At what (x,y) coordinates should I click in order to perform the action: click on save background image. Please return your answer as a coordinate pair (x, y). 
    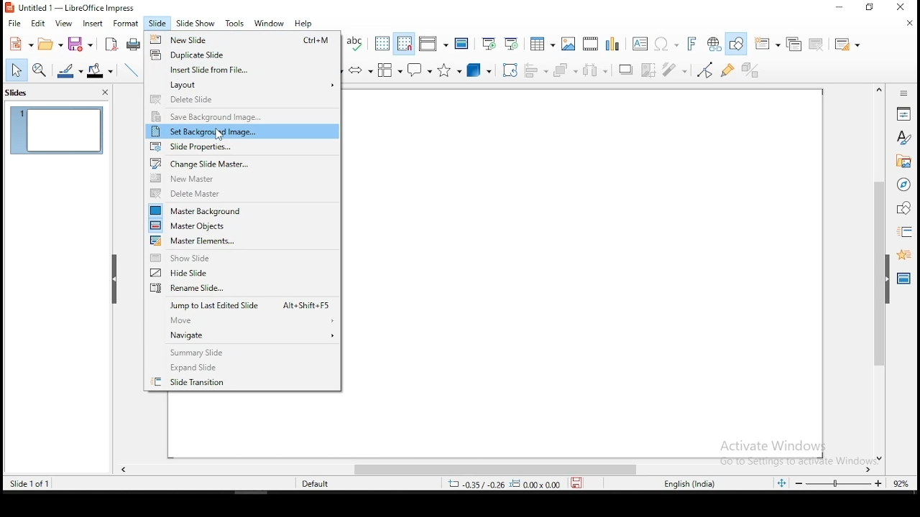
    Looking at the image, I should click on (242, 116).